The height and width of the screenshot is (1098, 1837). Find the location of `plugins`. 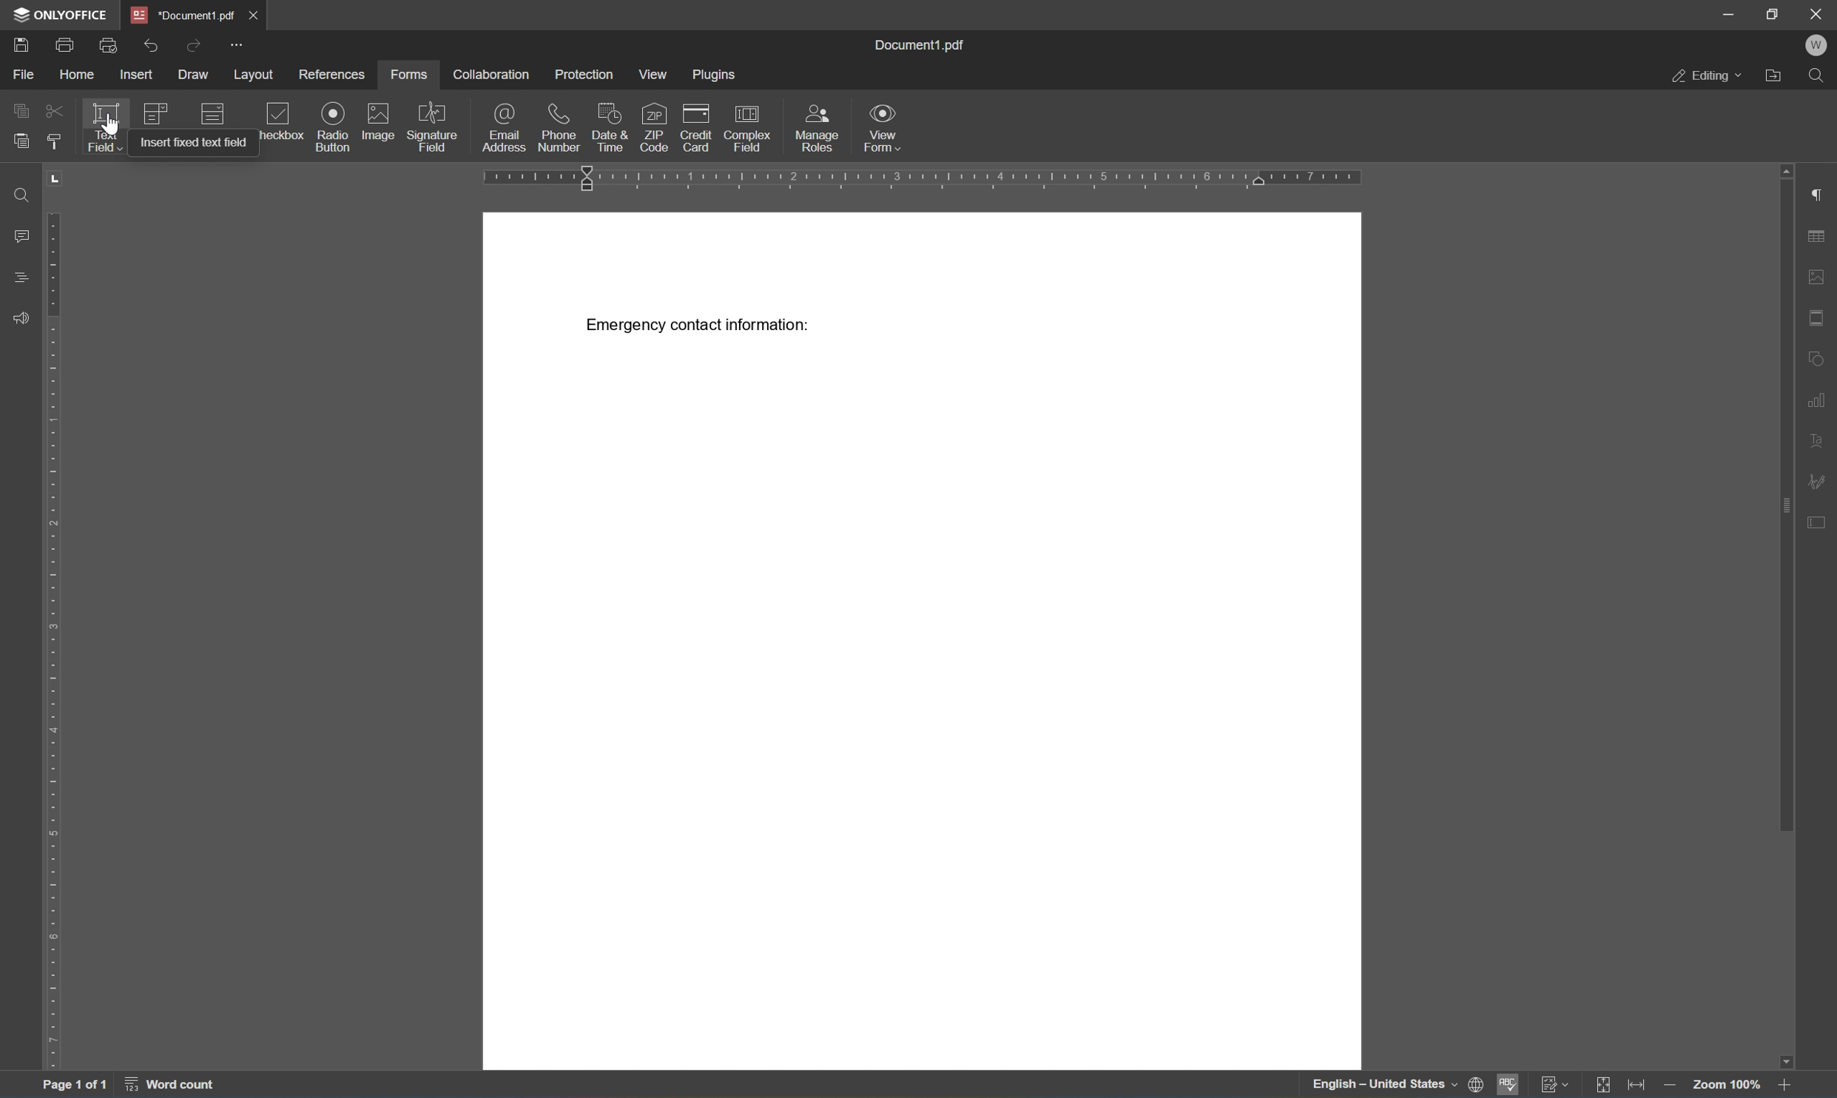

plugins is located at coordinates (712, 76).